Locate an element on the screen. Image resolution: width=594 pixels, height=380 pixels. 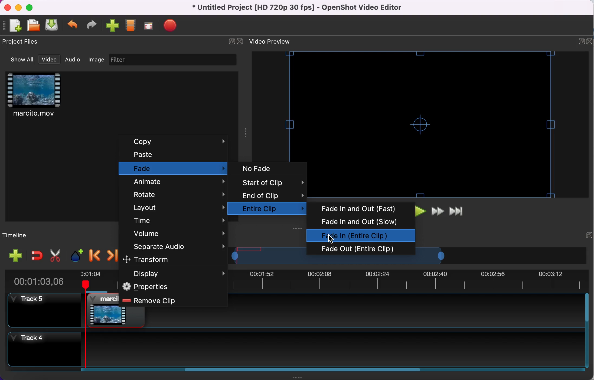
save file is located at coordinates (51, 25).